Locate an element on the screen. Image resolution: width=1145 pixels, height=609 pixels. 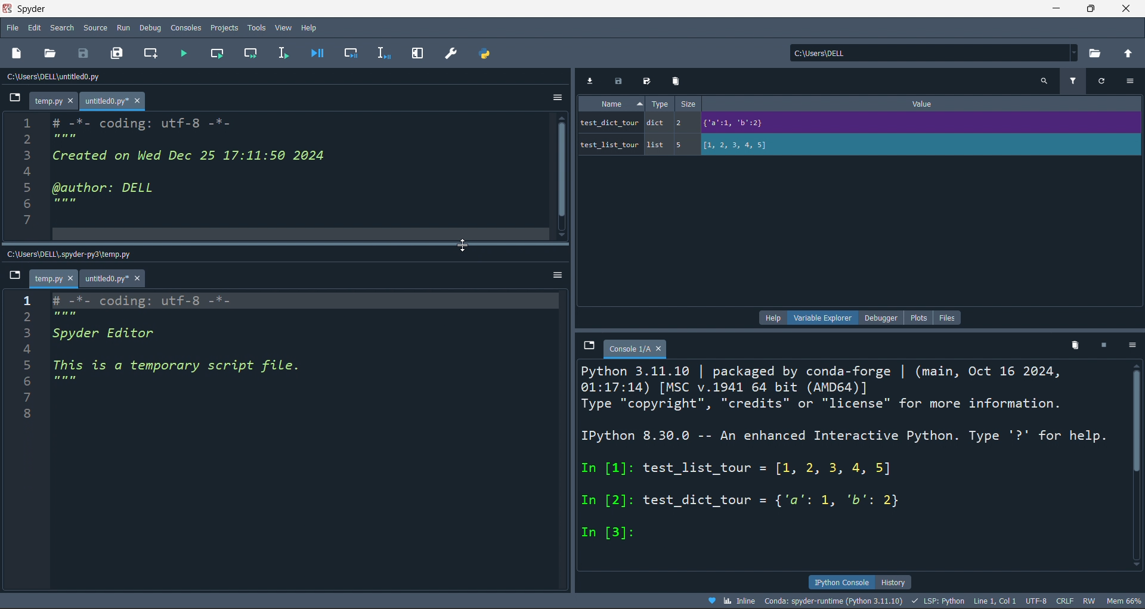
3 Spyder Editor is located at coordinates (98, 334).